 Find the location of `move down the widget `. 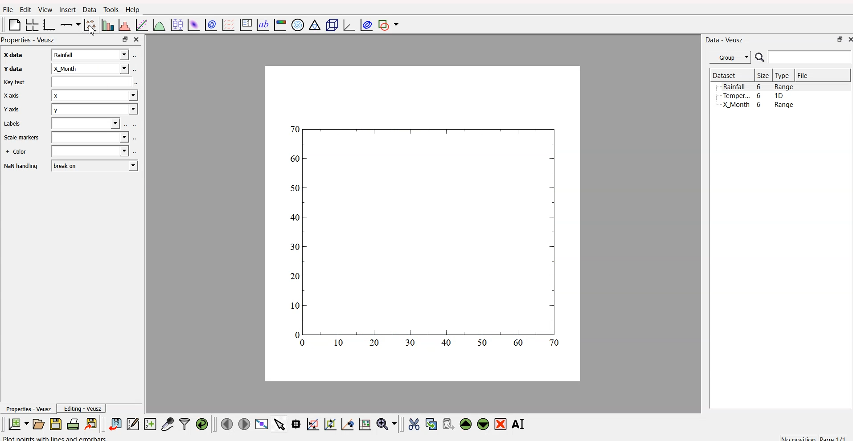

move down the widget  is located at coordinates (482, 425).